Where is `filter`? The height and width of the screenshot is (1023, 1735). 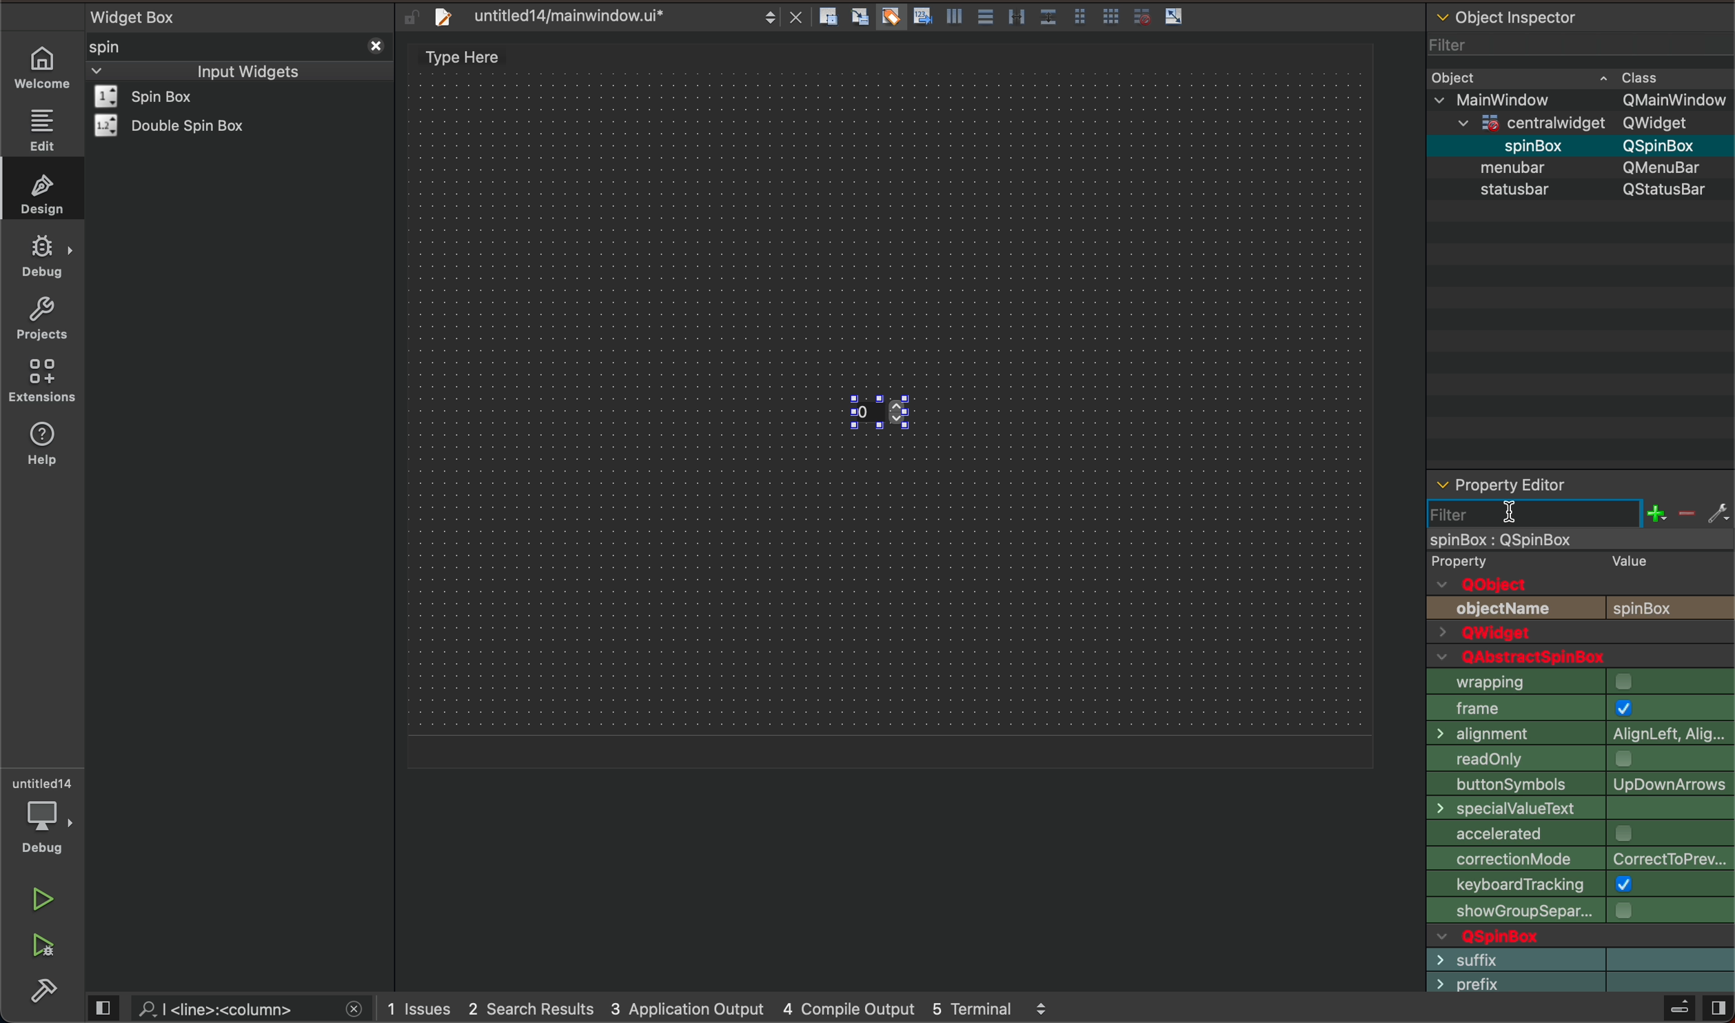
filter is located at coordinates (1451, 41).